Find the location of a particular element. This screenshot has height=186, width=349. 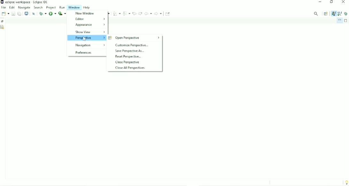

Access commands and other items is located at coordinates (316, 13).